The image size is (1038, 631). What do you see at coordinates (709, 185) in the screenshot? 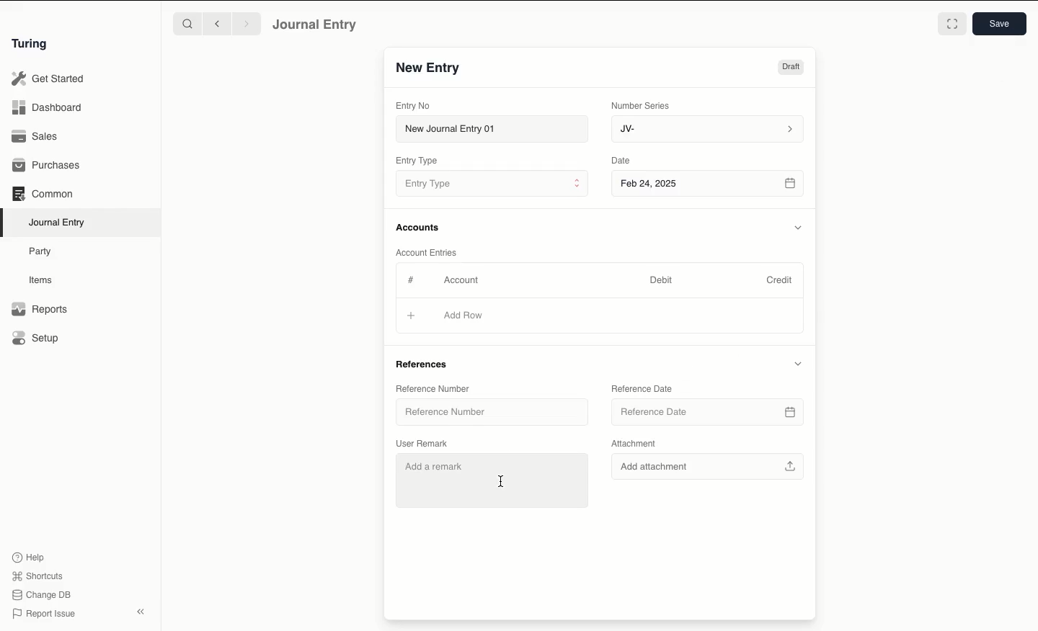
I see `Feb 24, 2025` at bounding box center [709, 185].